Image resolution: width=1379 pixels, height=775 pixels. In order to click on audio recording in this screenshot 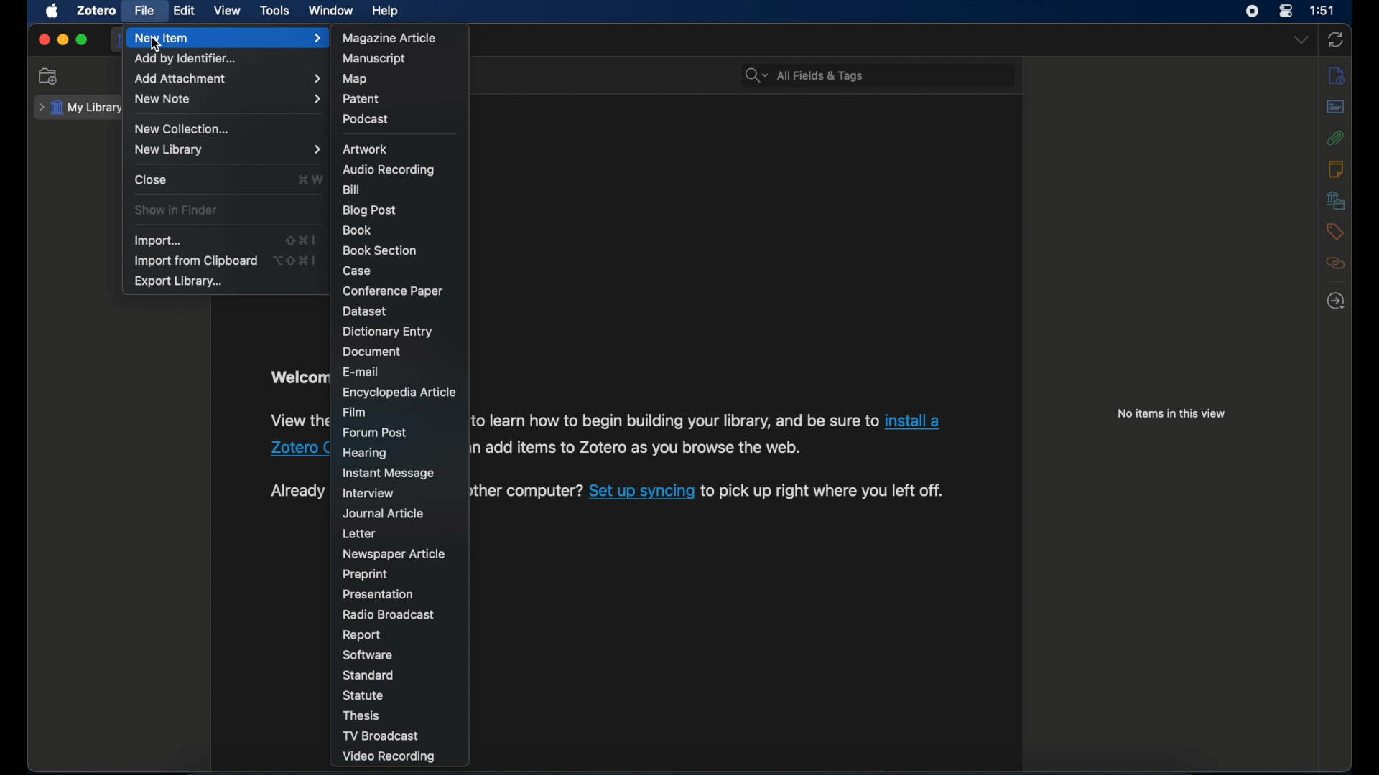, I will do `click(391, 169)`.